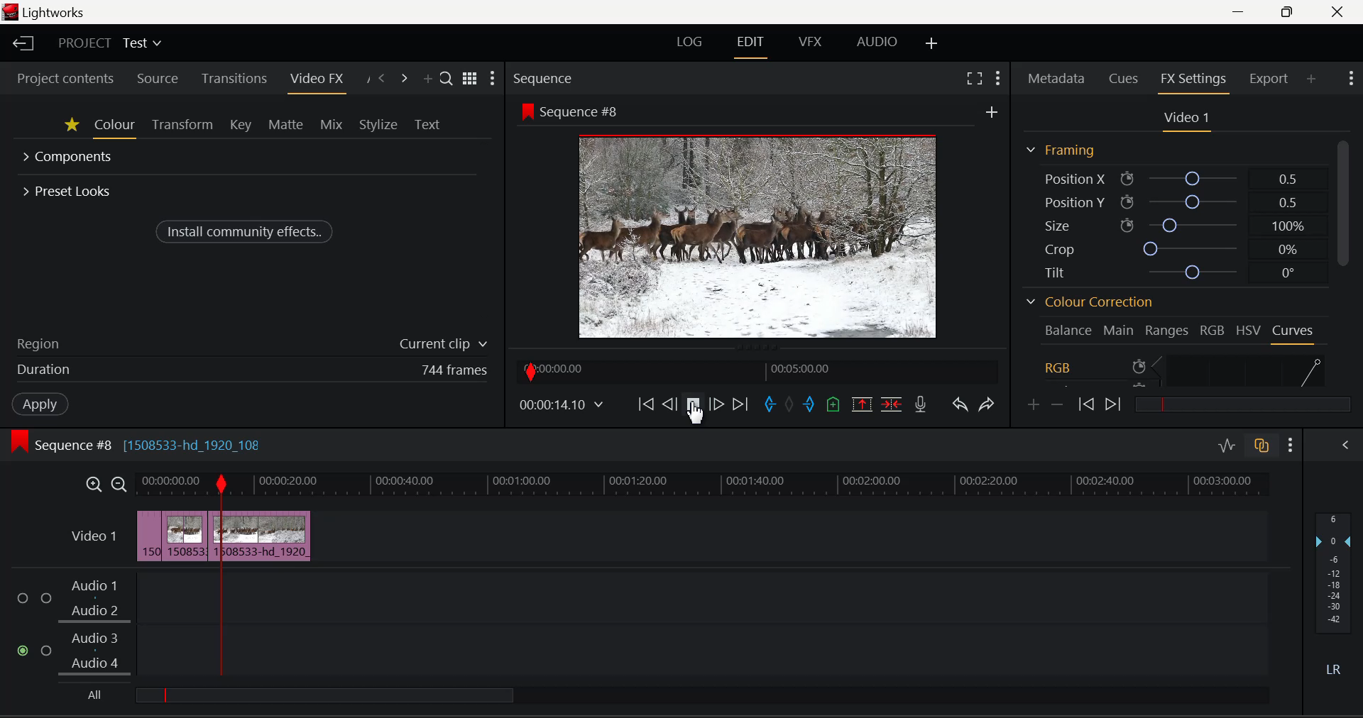 The width and height of the screenshot is (1363, 718). I want to click on Video FX, so click(314, 79).